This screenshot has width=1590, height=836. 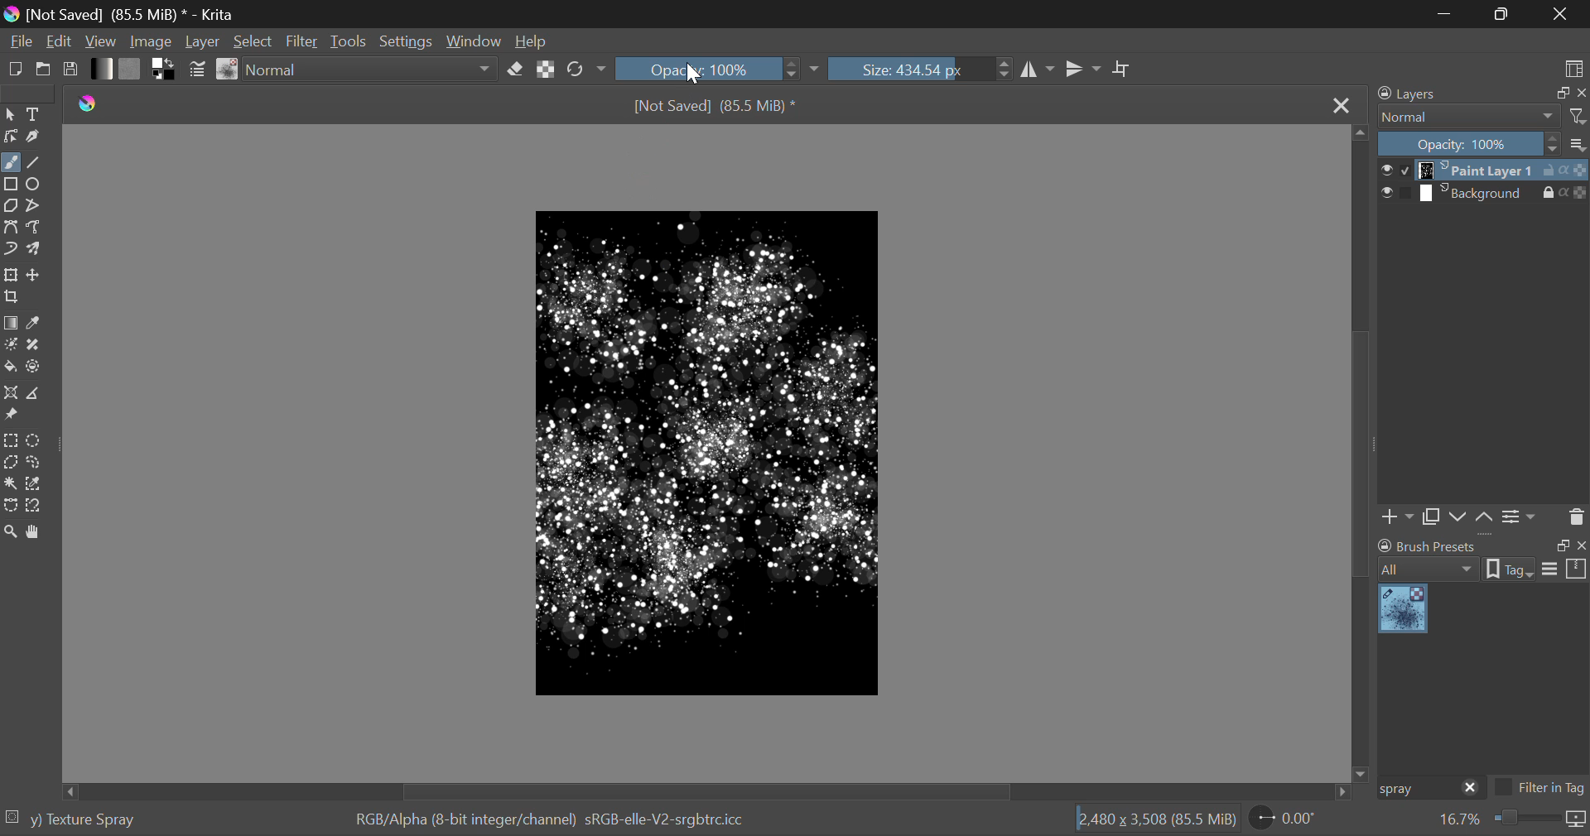 What do you see at coordinates (14, 16) in the screenshot?
I see `logo` at bounding box center [14, 16].